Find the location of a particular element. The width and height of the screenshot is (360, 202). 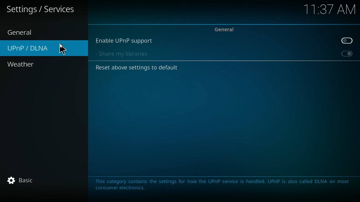

cursor is located at coordinates (63, 49).